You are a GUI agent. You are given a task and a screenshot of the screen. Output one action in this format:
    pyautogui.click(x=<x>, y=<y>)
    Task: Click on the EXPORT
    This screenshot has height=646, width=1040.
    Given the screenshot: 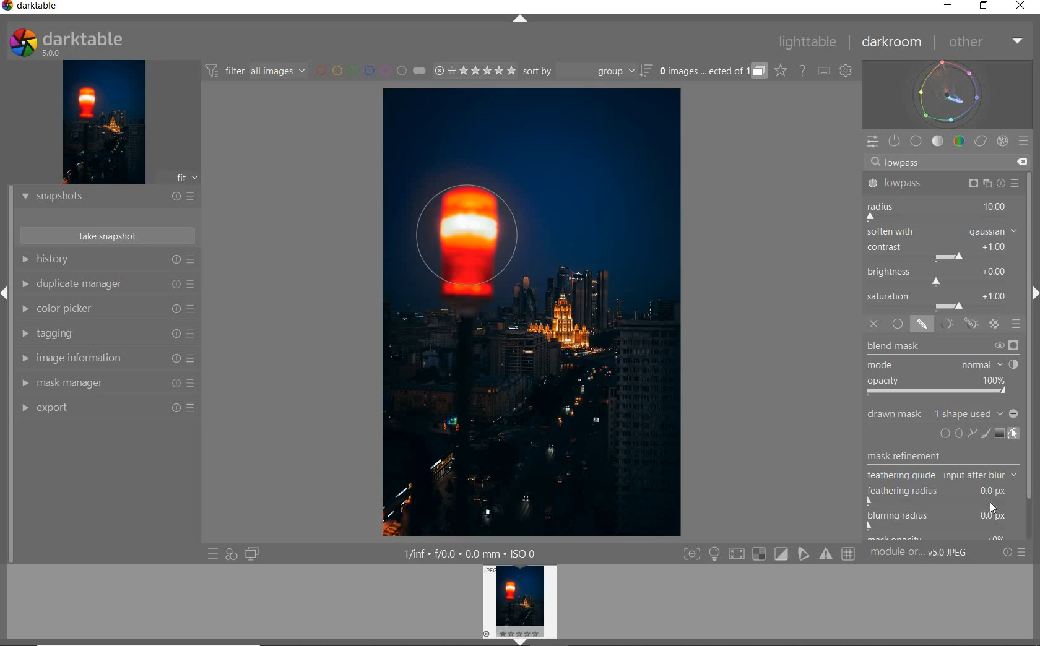 What is the action you would take?
    pyautogui.click(x=108, y=408)
    